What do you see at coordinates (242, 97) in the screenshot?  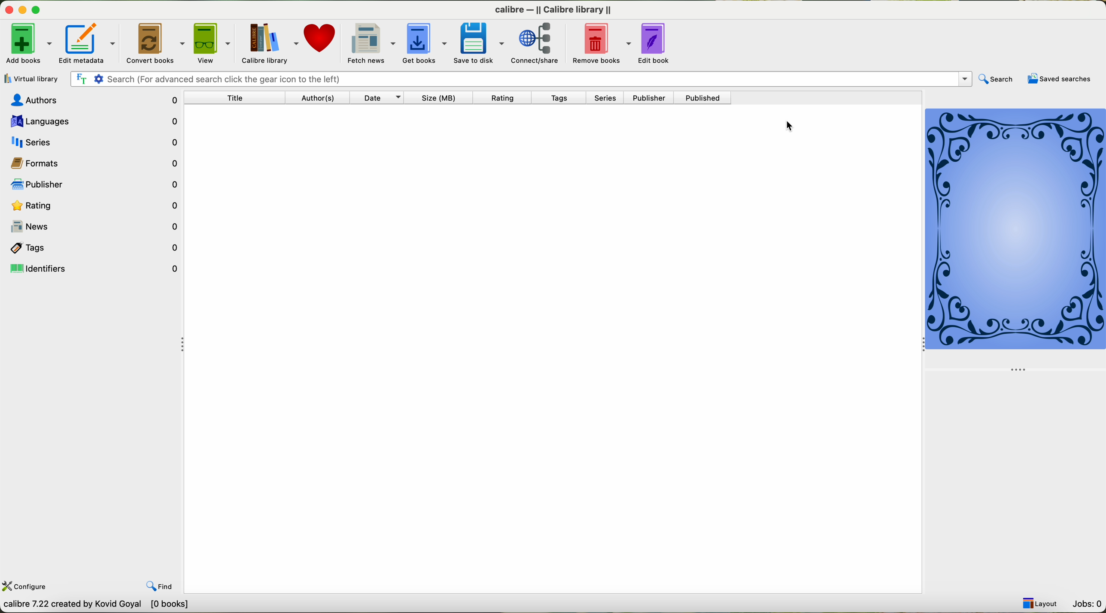 I see `title` at bounding box center [242, 97].